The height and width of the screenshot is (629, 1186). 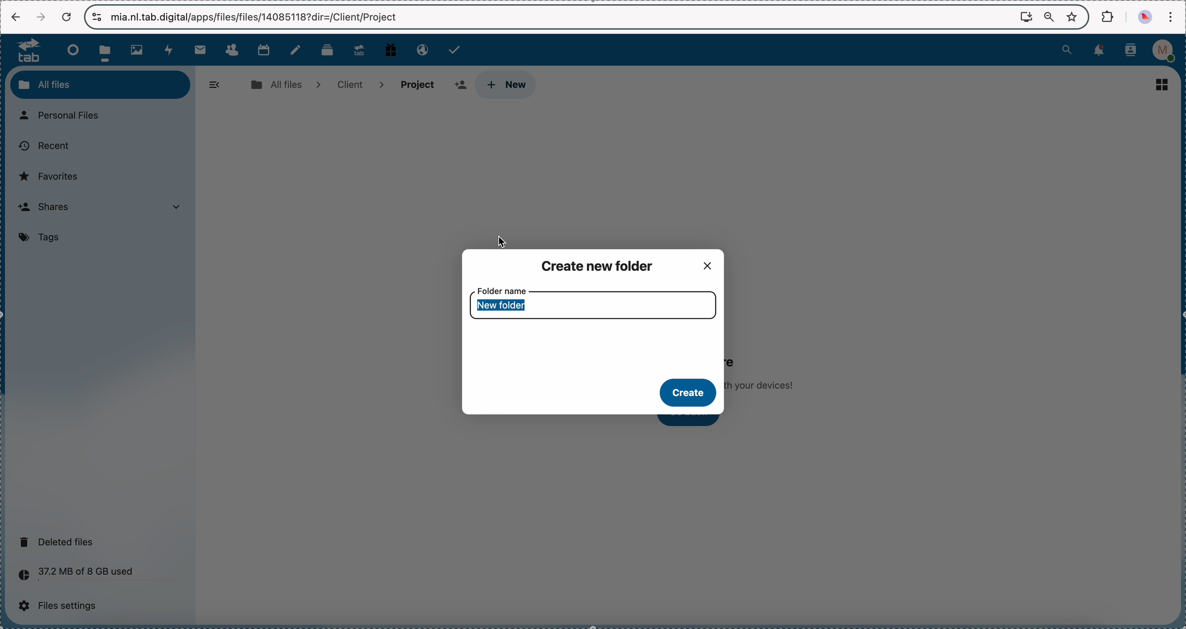 What do you see at coordinates (1131, 51) in the screenshot?
I see `contacts` at bounding box center [1131, 51].